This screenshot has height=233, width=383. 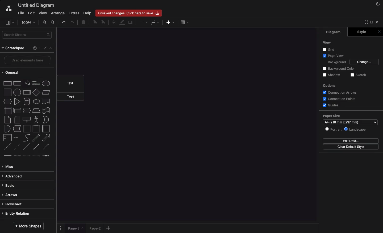 I want to click on Night mode on, so click(x=377, y=4).